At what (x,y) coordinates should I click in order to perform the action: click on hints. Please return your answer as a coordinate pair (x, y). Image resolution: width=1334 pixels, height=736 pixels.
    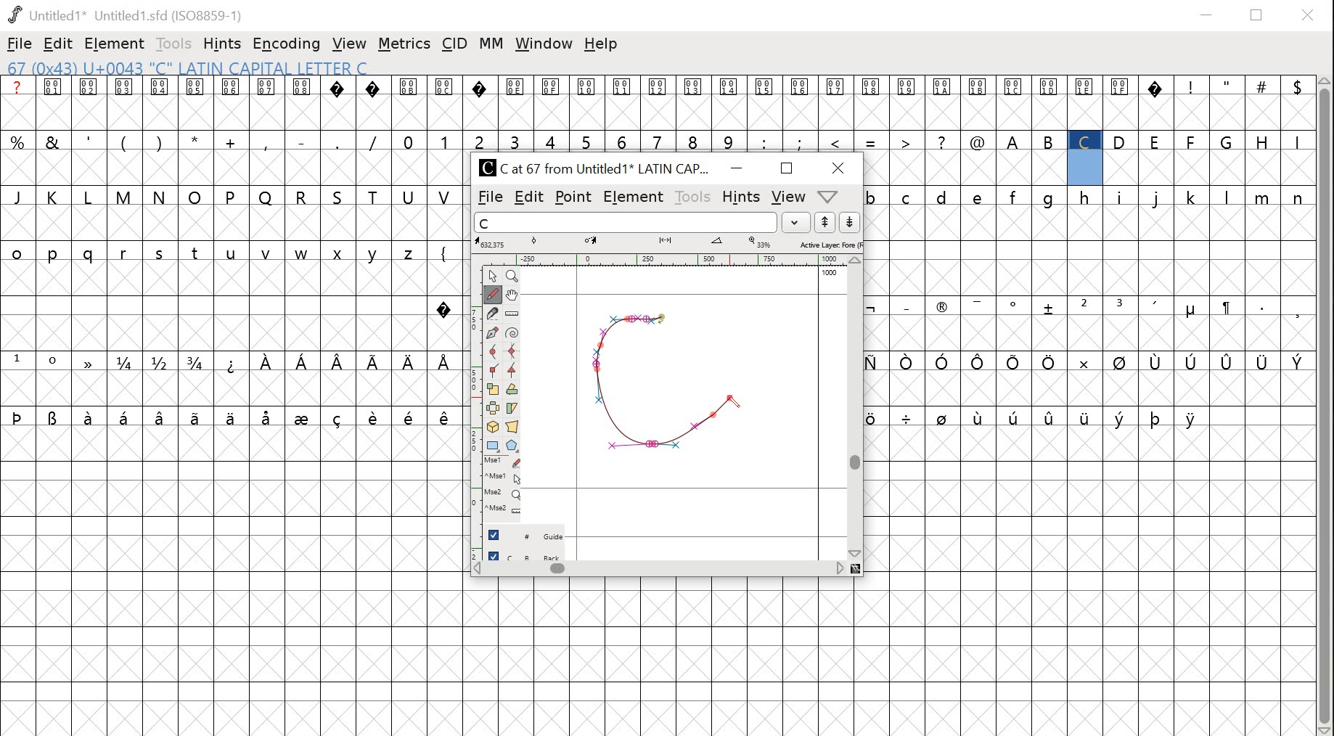
    Looking at the image, I should click on (222, 44).